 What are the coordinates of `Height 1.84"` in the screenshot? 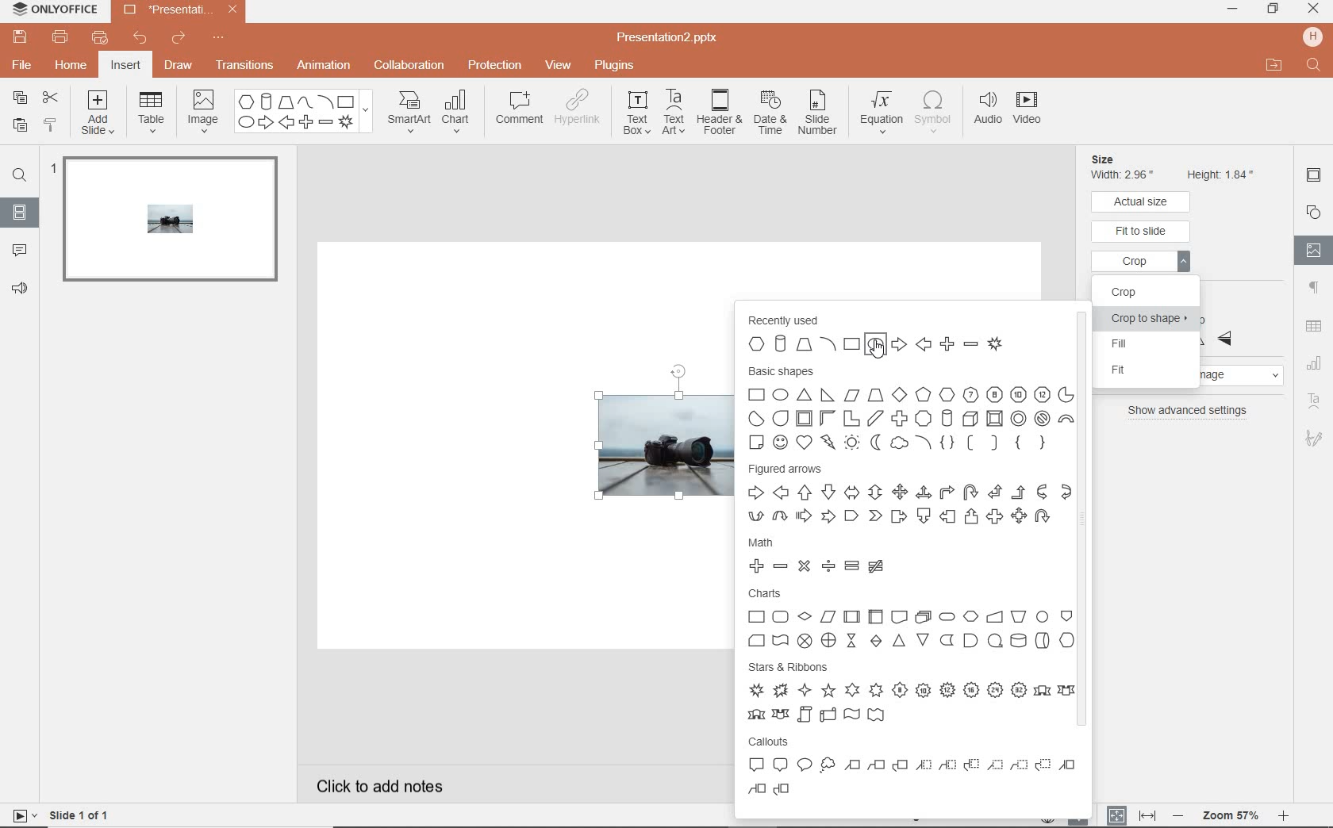 It's located at (1222, 173).